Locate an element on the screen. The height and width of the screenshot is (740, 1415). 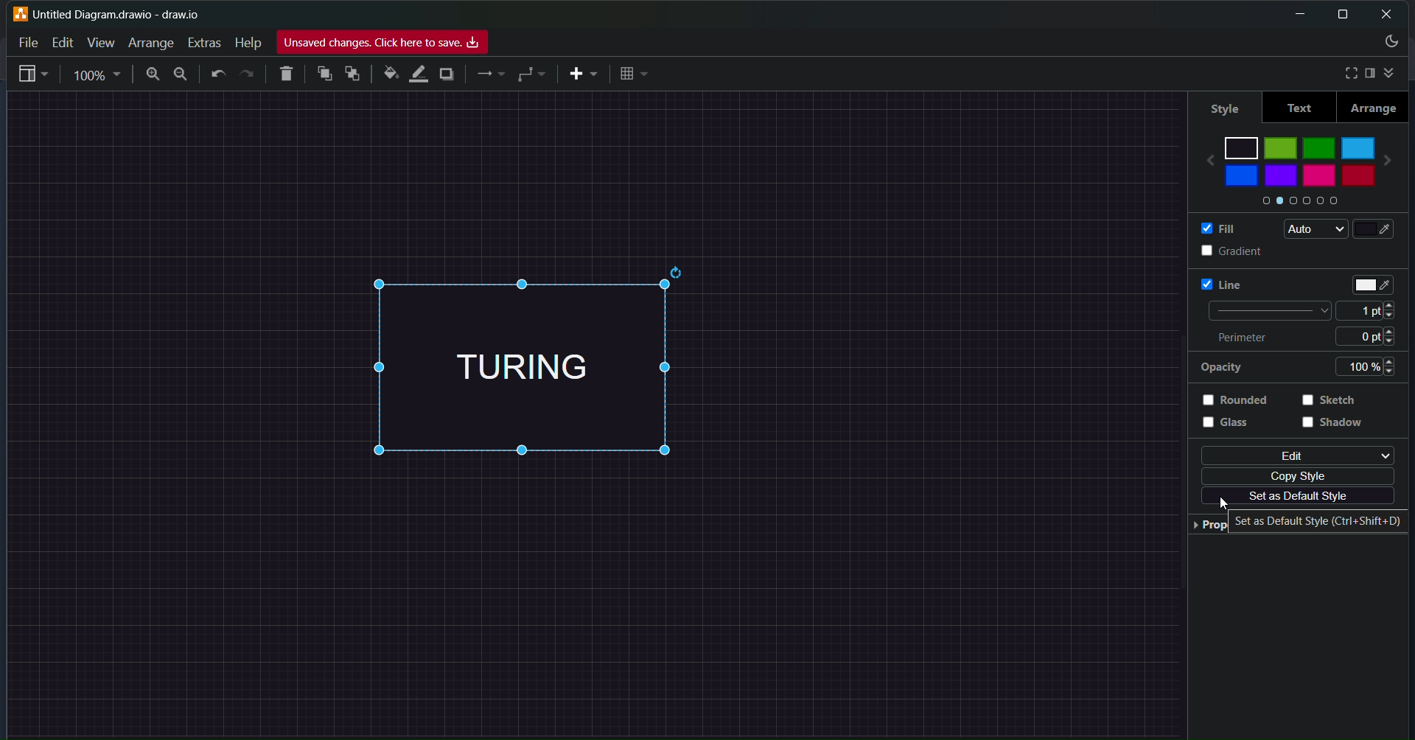
black is located at coordinates (1242, 145).